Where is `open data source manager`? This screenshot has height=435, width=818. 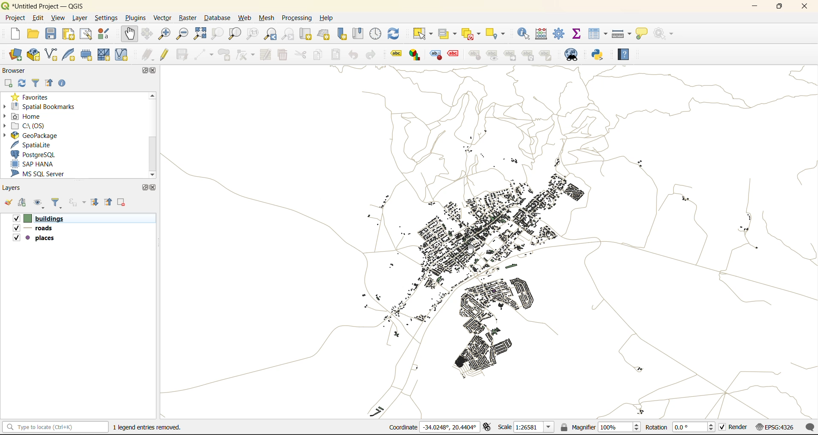 open data source manager is located at coordinates (16, 54).